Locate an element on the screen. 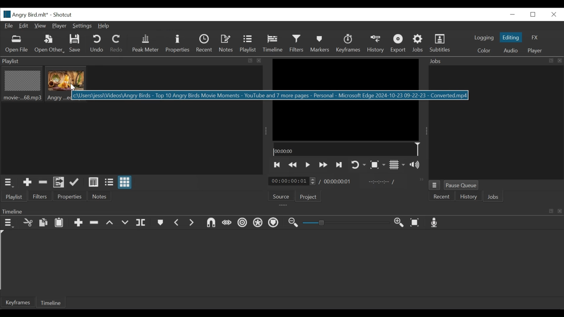 Image resolution: width=564 pixels, height=317 pixels. Remove cut is located at coordinates (43, 183).